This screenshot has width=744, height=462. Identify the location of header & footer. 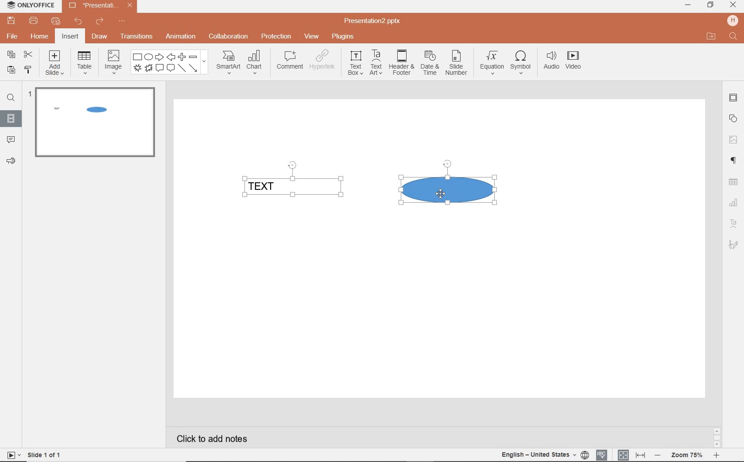
(400, 63).